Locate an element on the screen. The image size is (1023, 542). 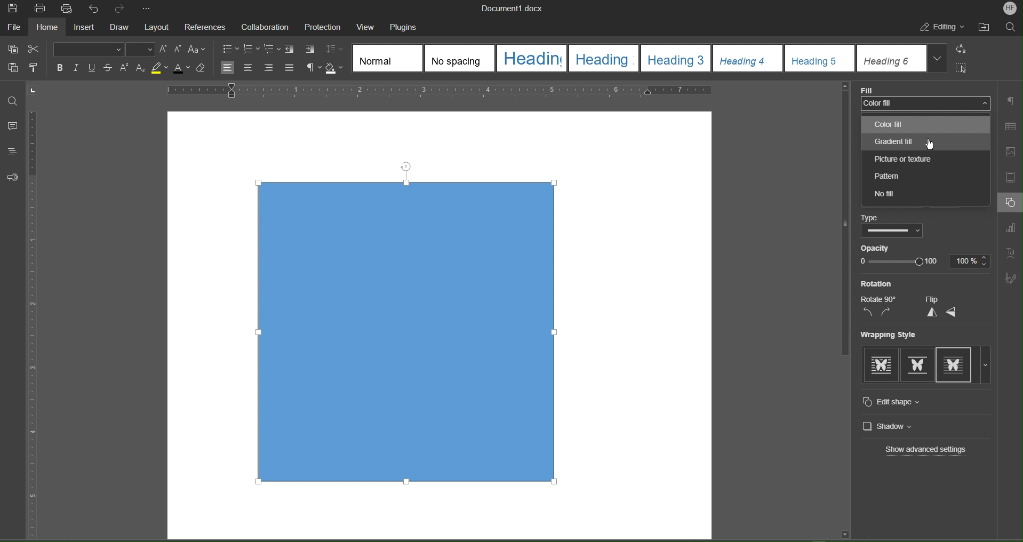
Bold is located at coordinates (60, 68).